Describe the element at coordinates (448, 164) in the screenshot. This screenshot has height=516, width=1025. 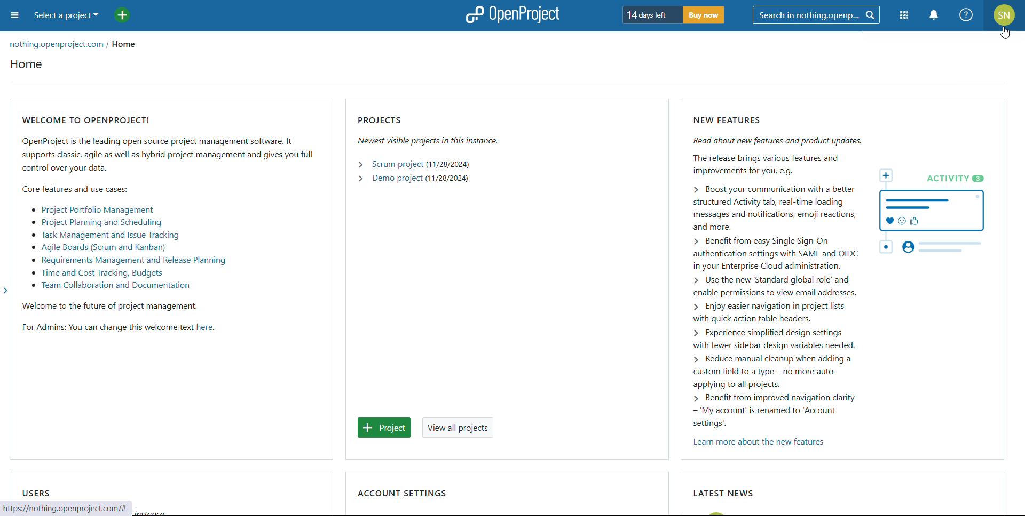
I see `scrum project start date` at that location.